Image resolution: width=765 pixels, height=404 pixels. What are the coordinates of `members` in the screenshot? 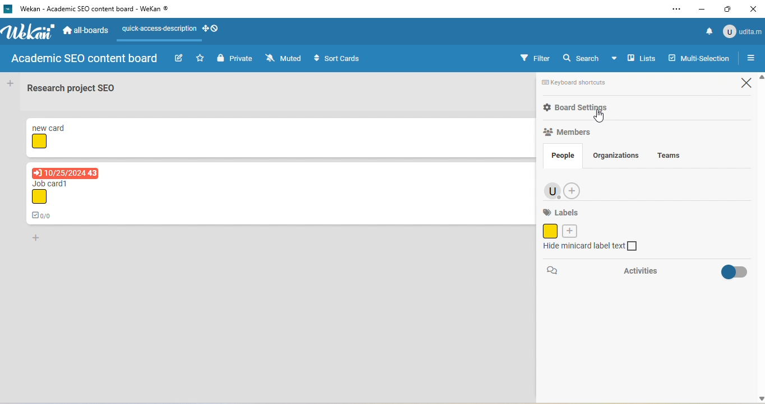 It's located at (573, 134).